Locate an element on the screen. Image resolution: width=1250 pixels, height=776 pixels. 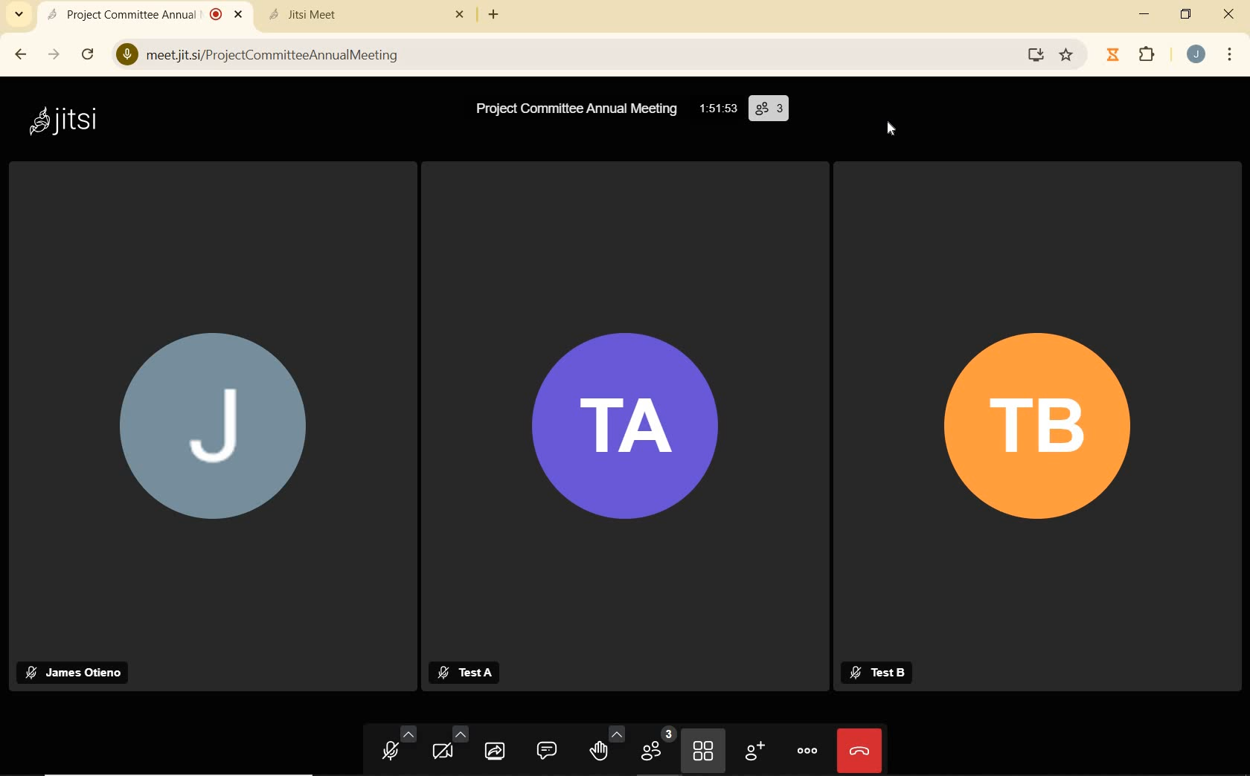
address bar is located at coordinates (579, 56).